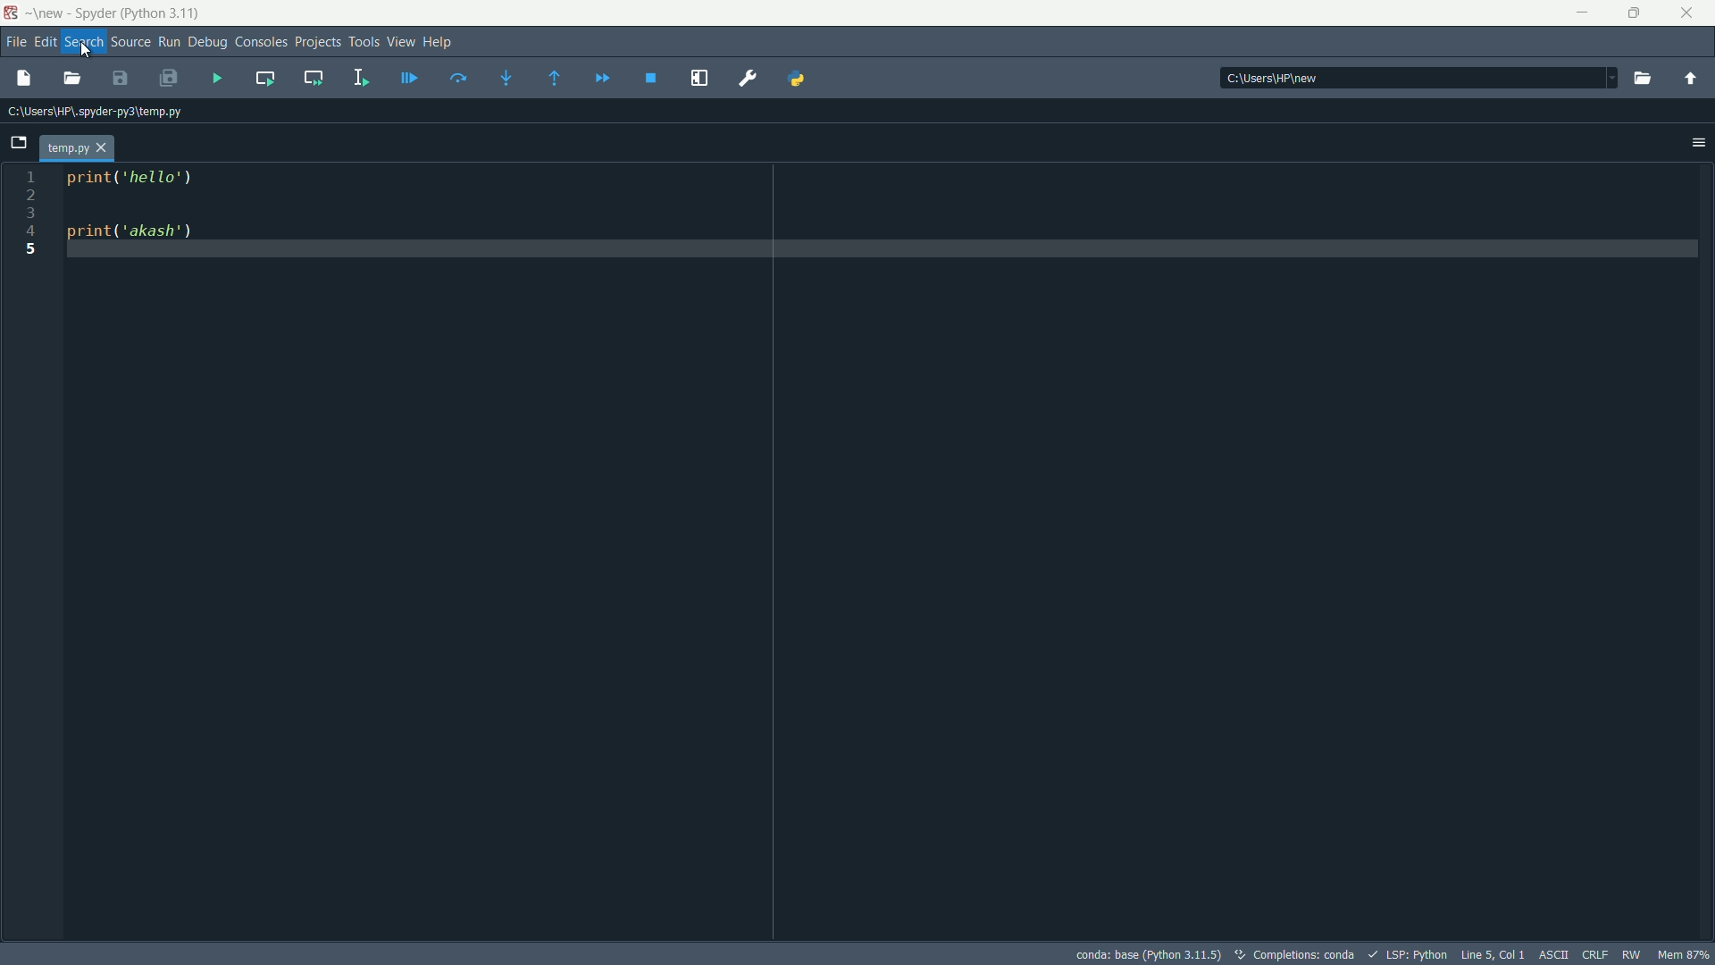  What do you see at coordinates (1418, 77) in the screenshot?
I see `directory` at bounding box center [1418, 77].